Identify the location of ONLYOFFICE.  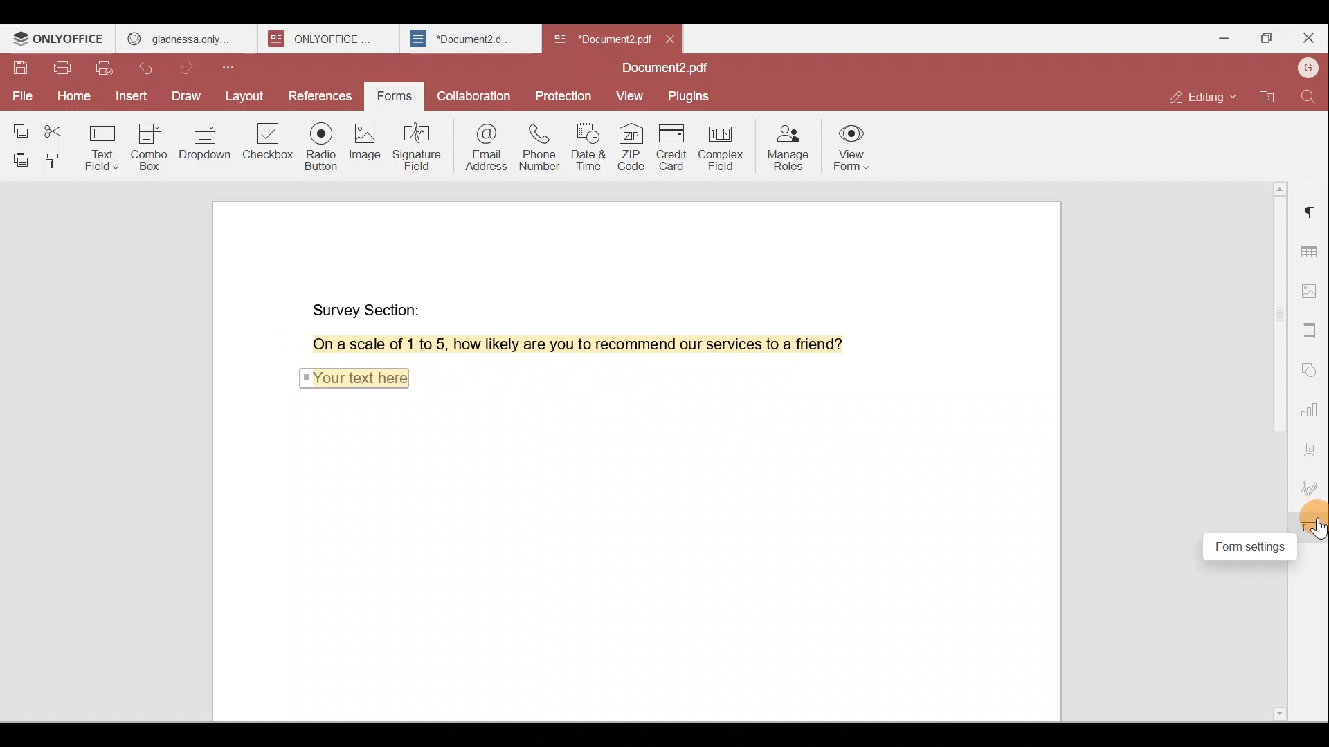
(60, 39).